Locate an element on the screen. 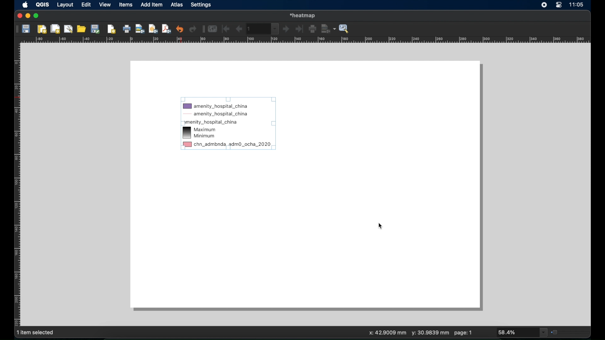 The width and height of the screenshot is (605, 340). saves template is located at coordinates (96, 29).